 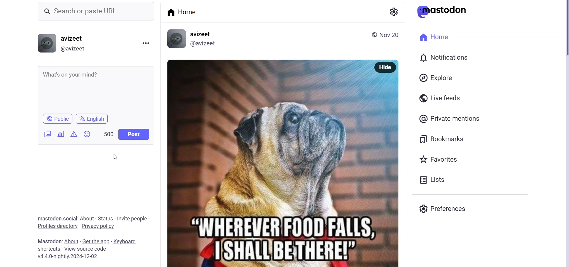 I want to click on @username, so click(x=75, y=49).